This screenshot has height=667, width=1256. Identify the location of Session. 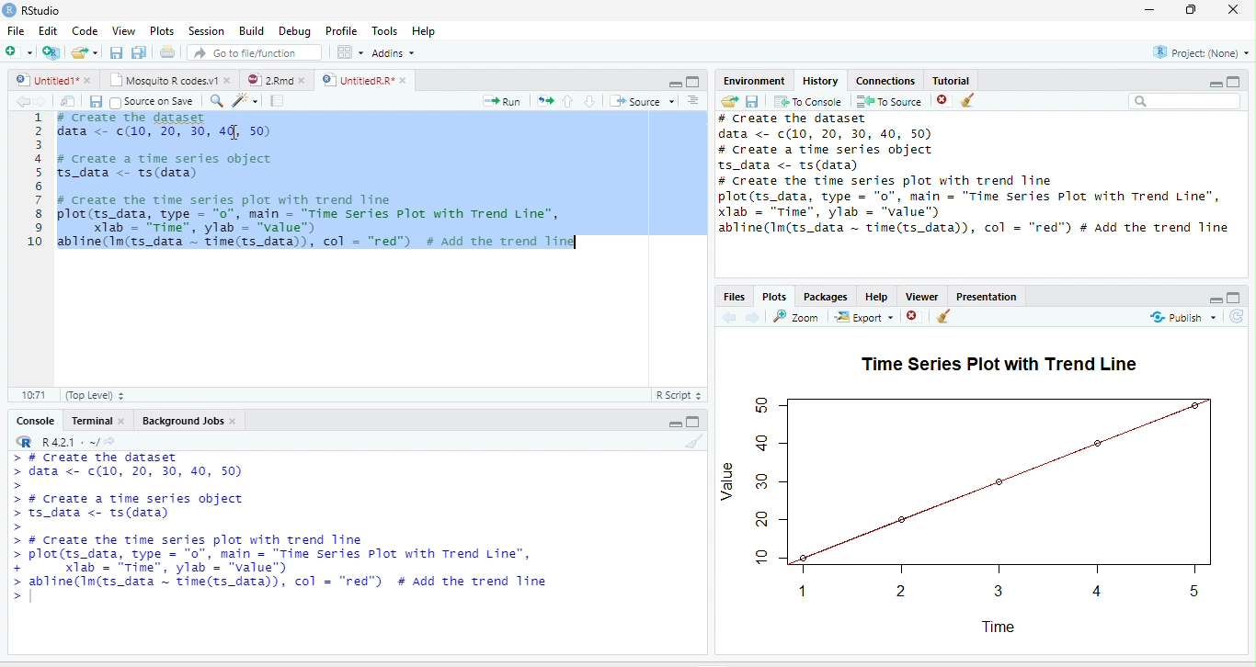
(207, 30).